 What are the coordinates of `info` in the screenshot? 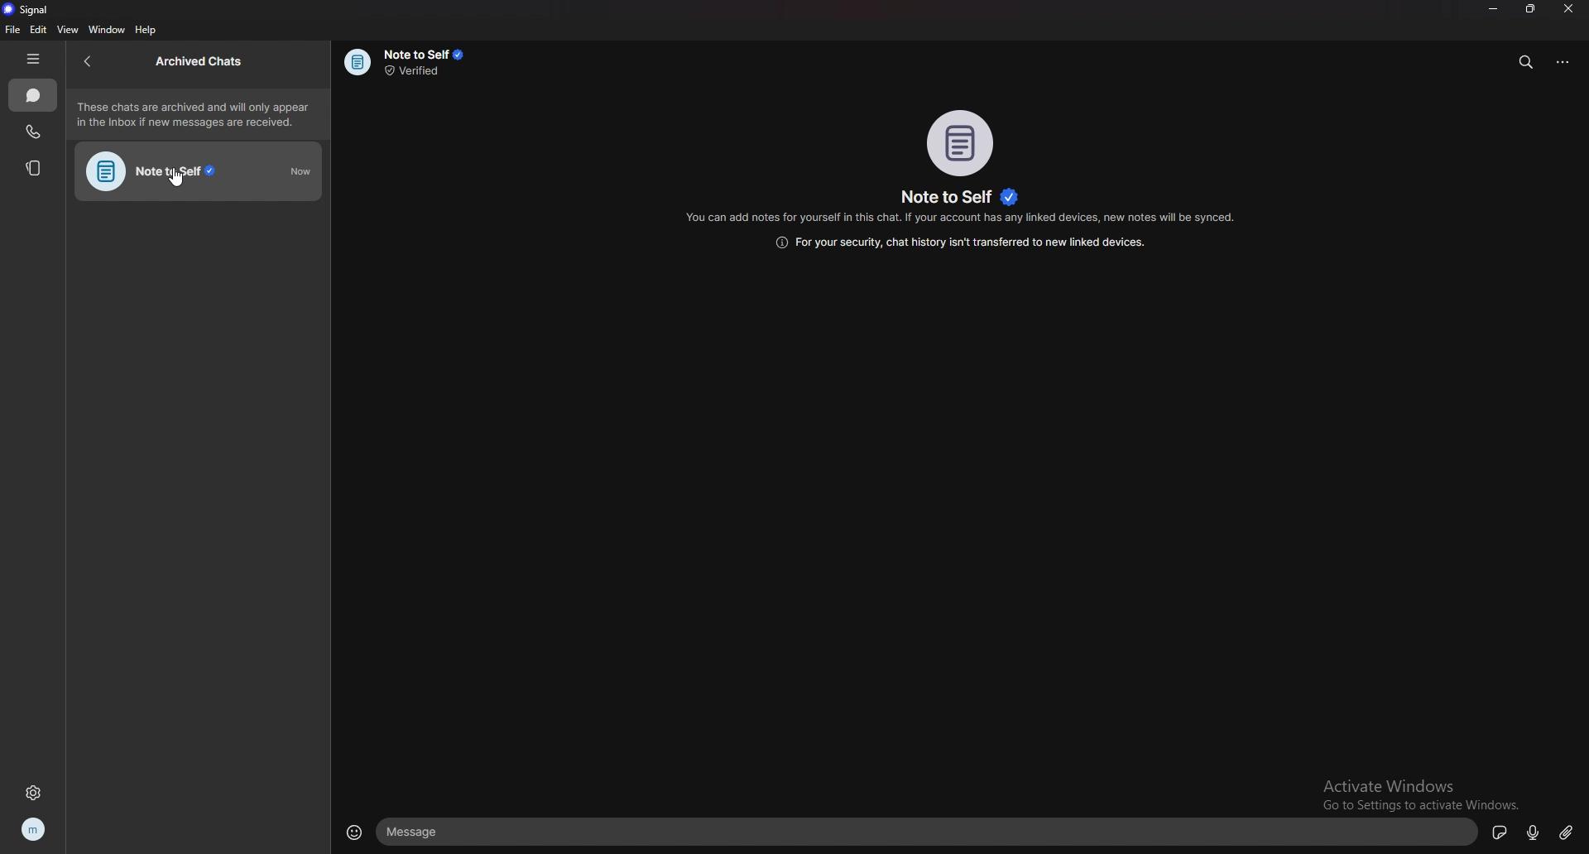 It's located at (406, 61).